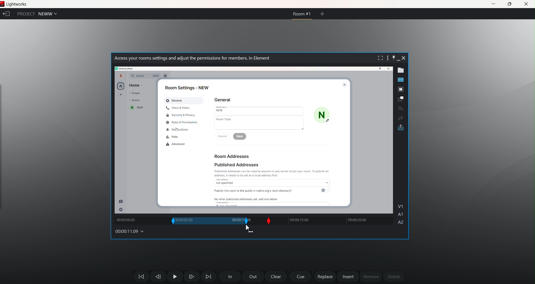  Describe the element at coordinates (401, 98) in the screenshot. I see `make subclip` at that location.